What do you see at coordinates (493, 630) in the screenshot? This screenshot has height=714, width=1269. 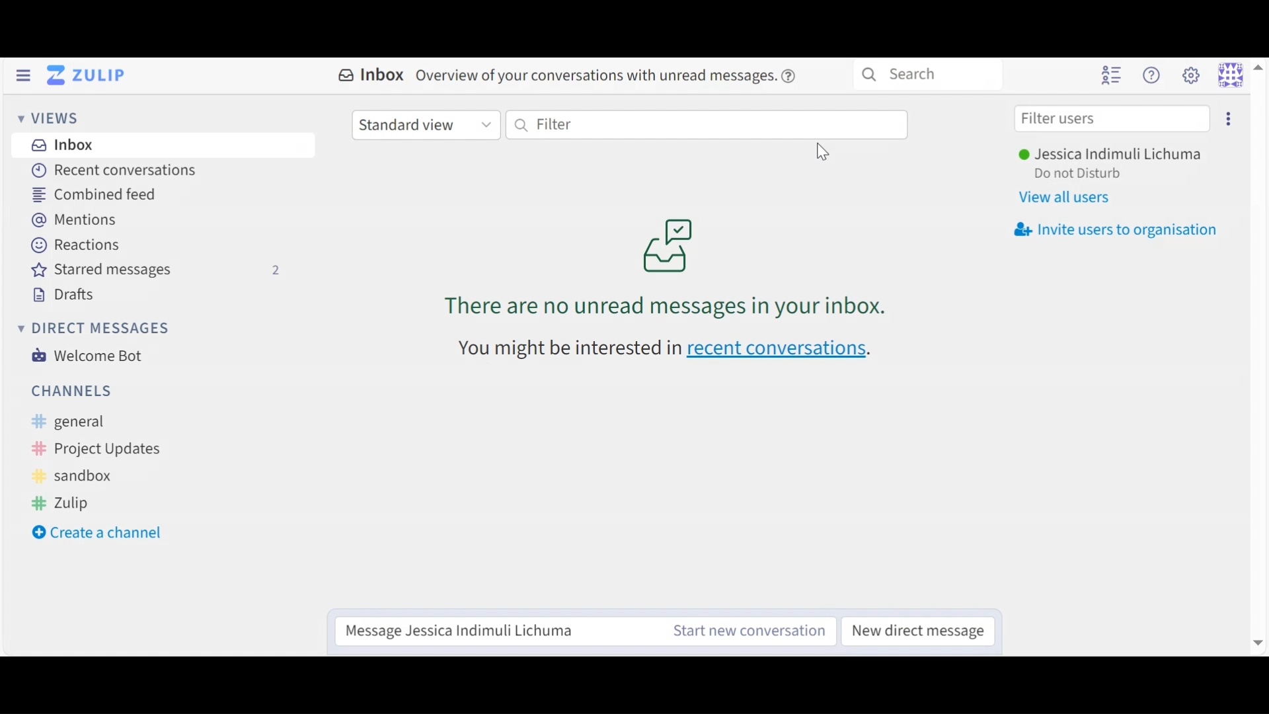 I see `Reply message` at bounding box center [493, 630].